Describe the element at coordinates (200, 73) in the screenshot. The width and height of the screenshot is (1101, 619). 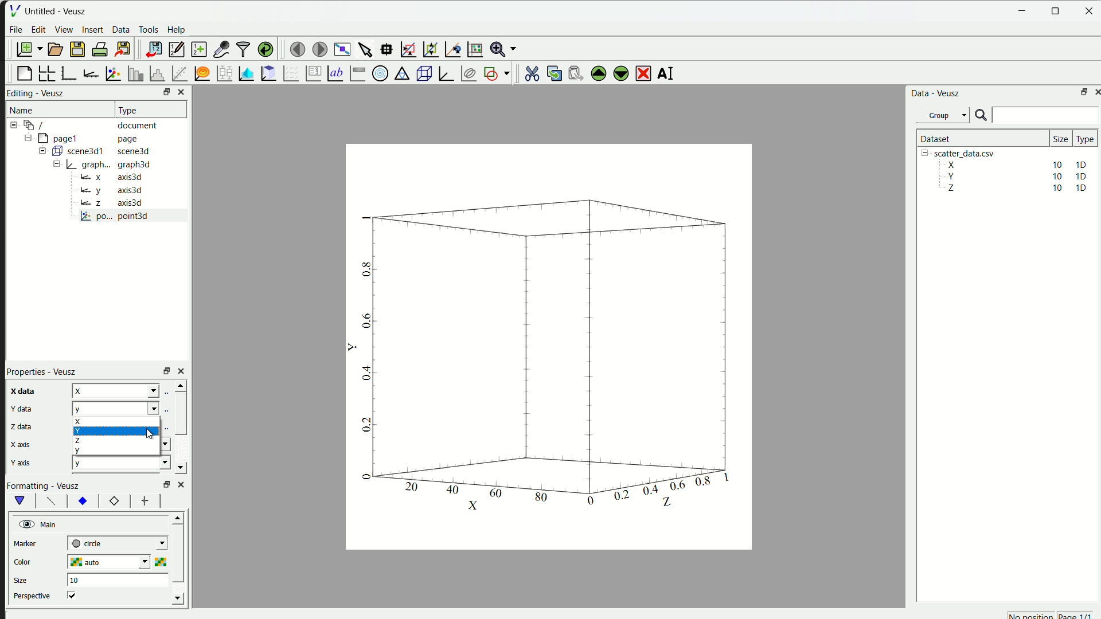
I see `plot function` at that location.